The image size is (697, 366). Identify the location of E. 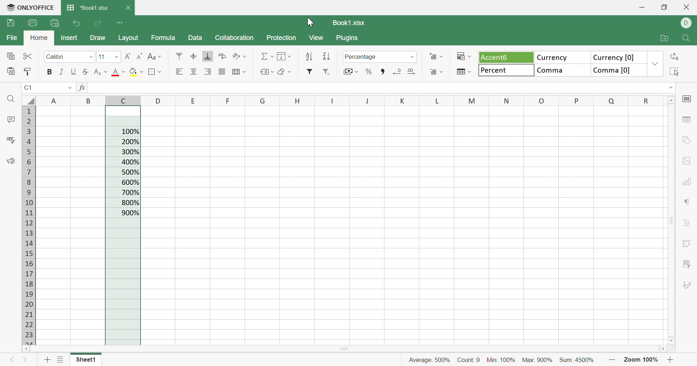
(192, 101).